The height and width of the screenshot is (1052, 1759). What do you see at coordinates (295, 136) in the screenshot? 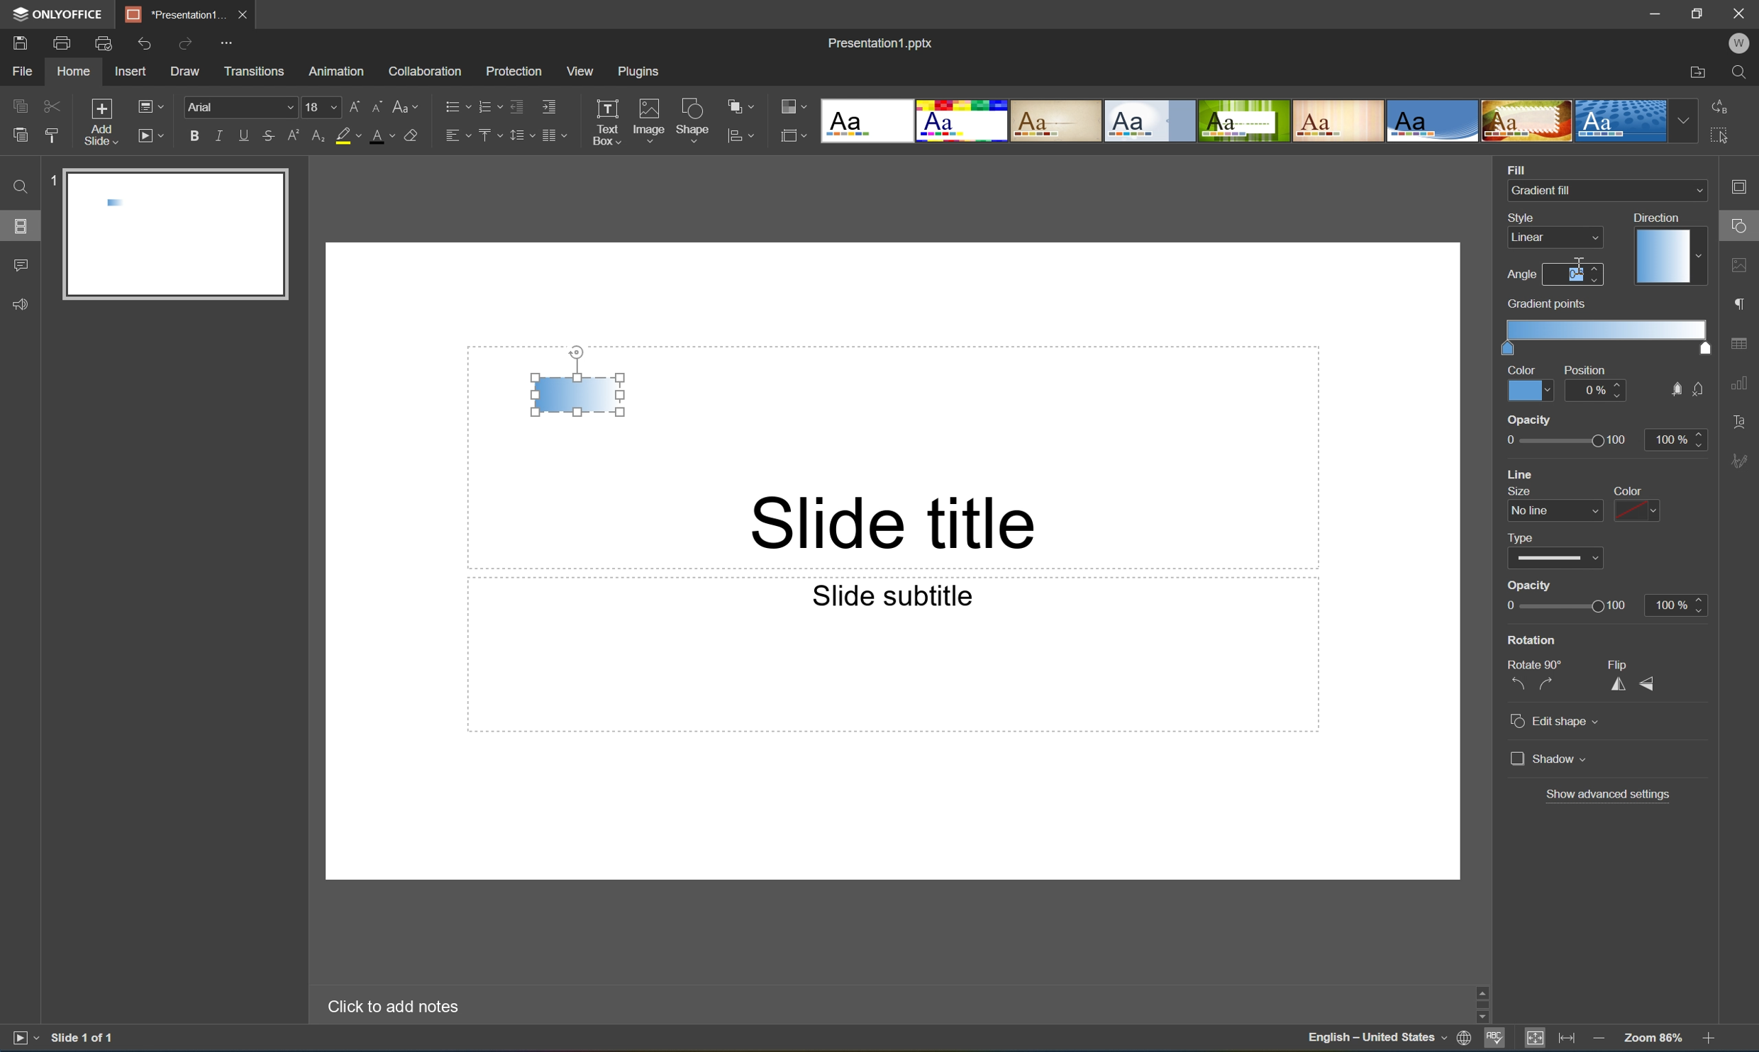
I see `Superscript` at bounding box center [295, 136].